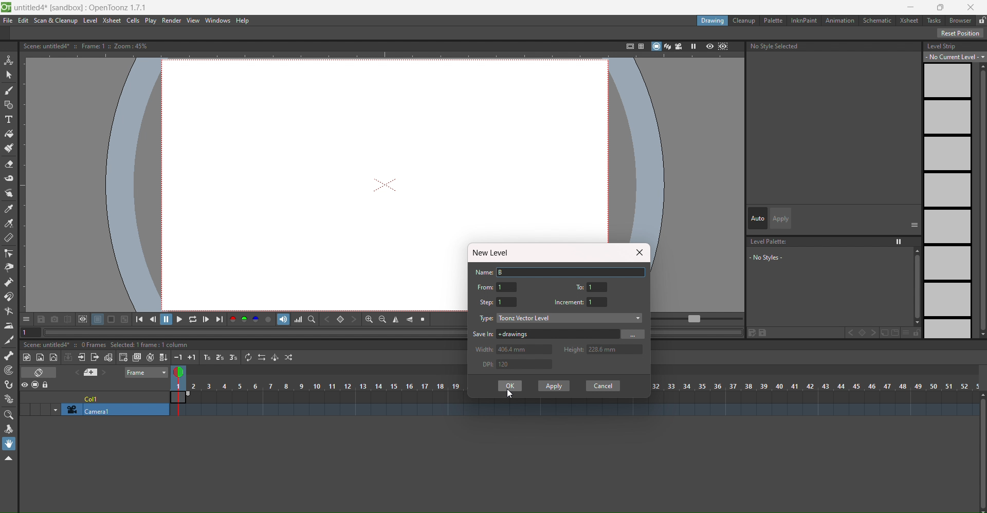  What do you see at coordinates (42, 319) in the screenshot?
I see `tool` at bounding box center [42, 319].